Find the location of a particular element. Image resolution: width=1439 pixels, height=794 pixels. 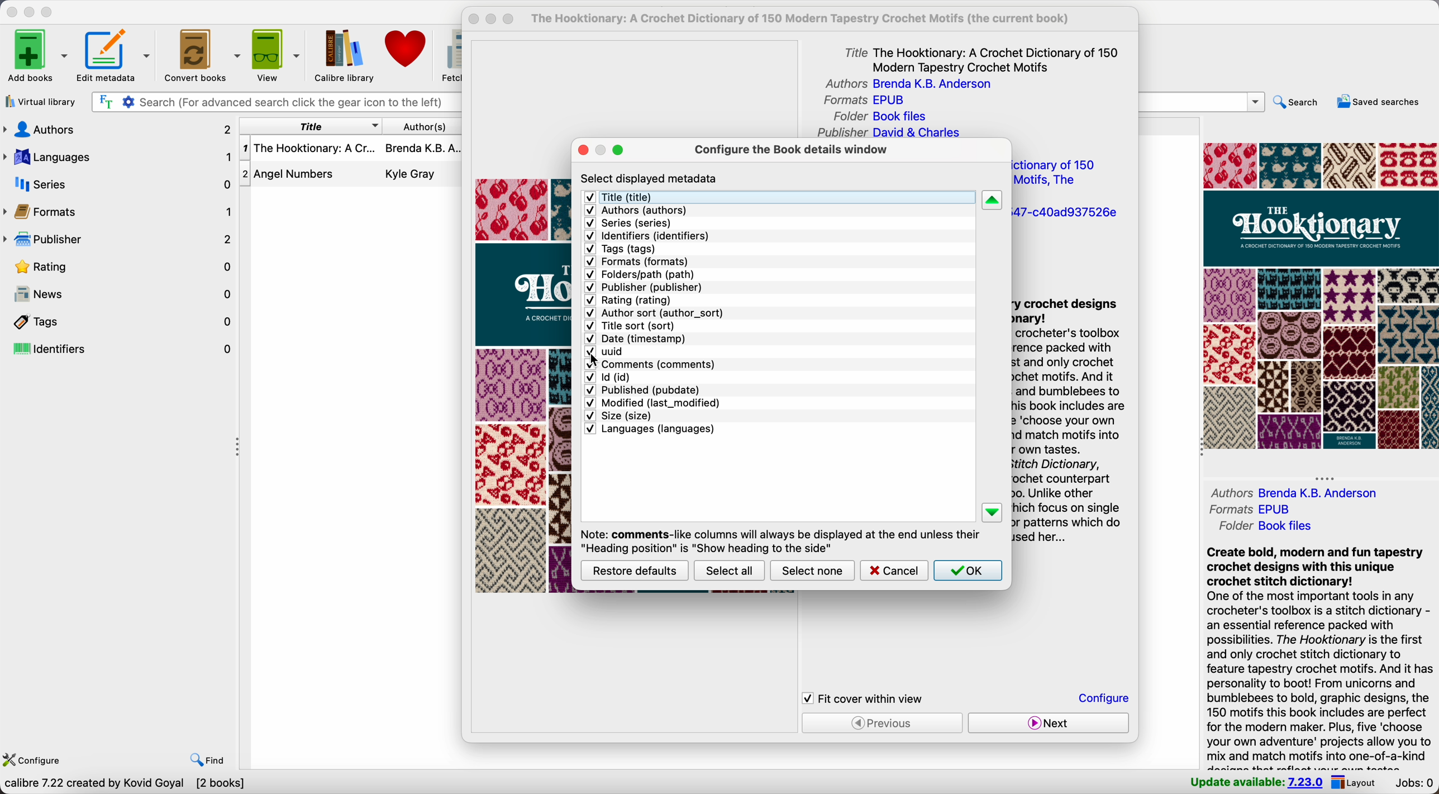

rating is located at coordinates (127, 268).